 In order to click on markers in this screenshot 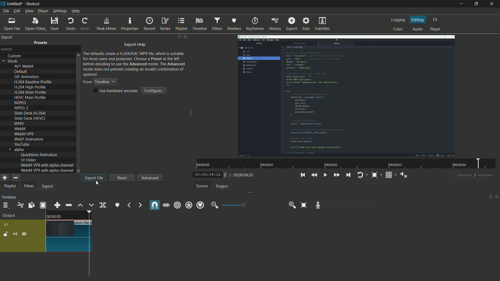, I will do `click(234, 24)`.